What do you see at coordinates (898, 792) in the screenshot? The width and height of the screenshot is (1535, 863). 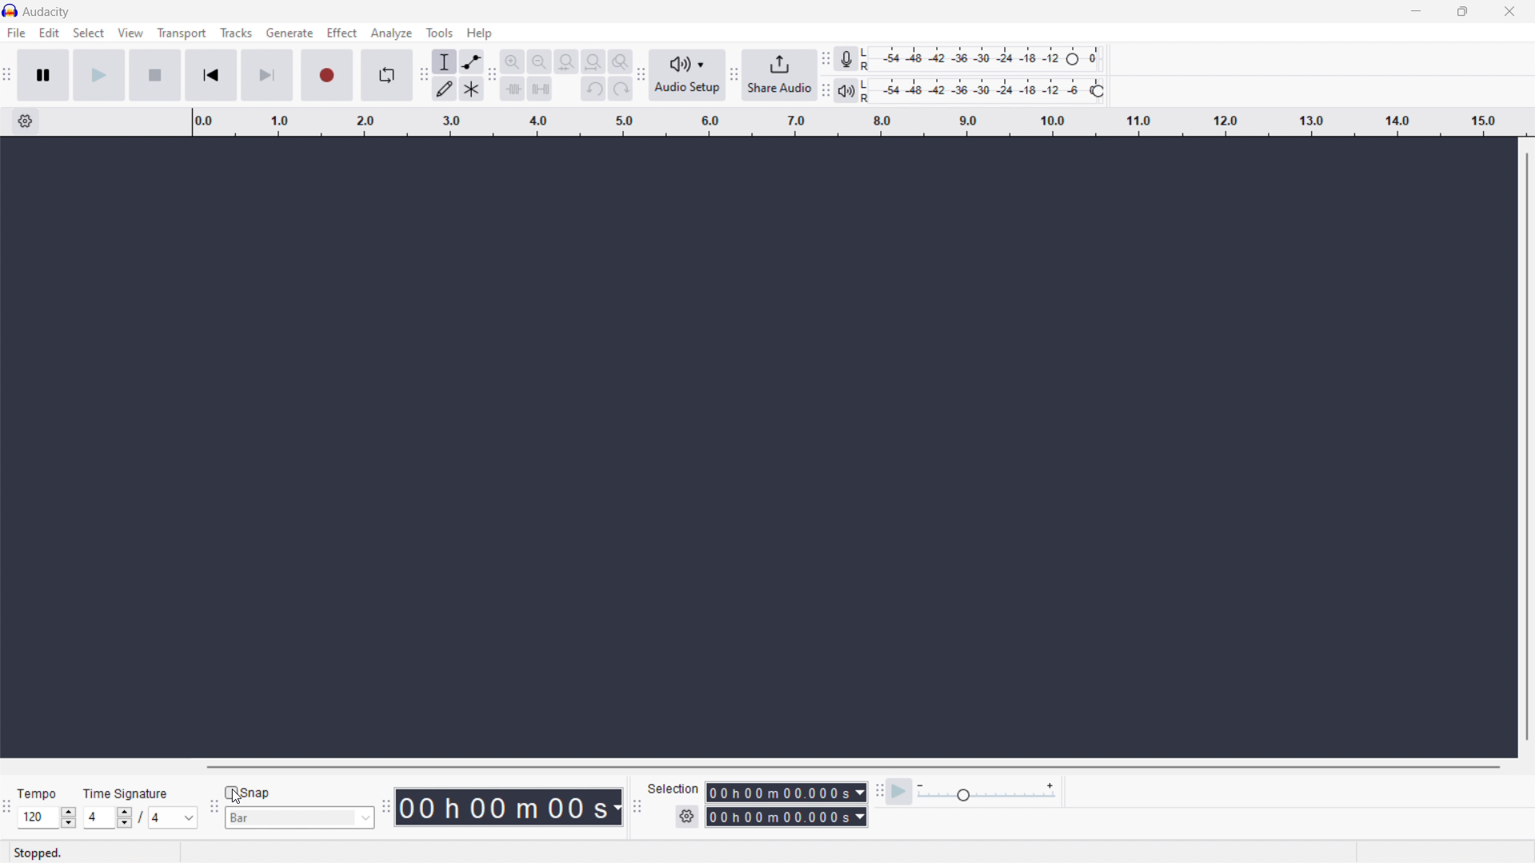 I see `play at speed` at bounding box center [898, 792].